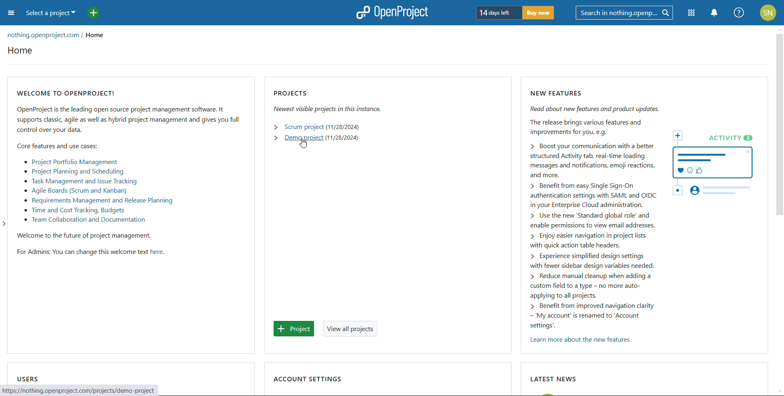 The width and height of the screenshot is (784, 396). I want to click on open sidebar menu, so click(11, 13).